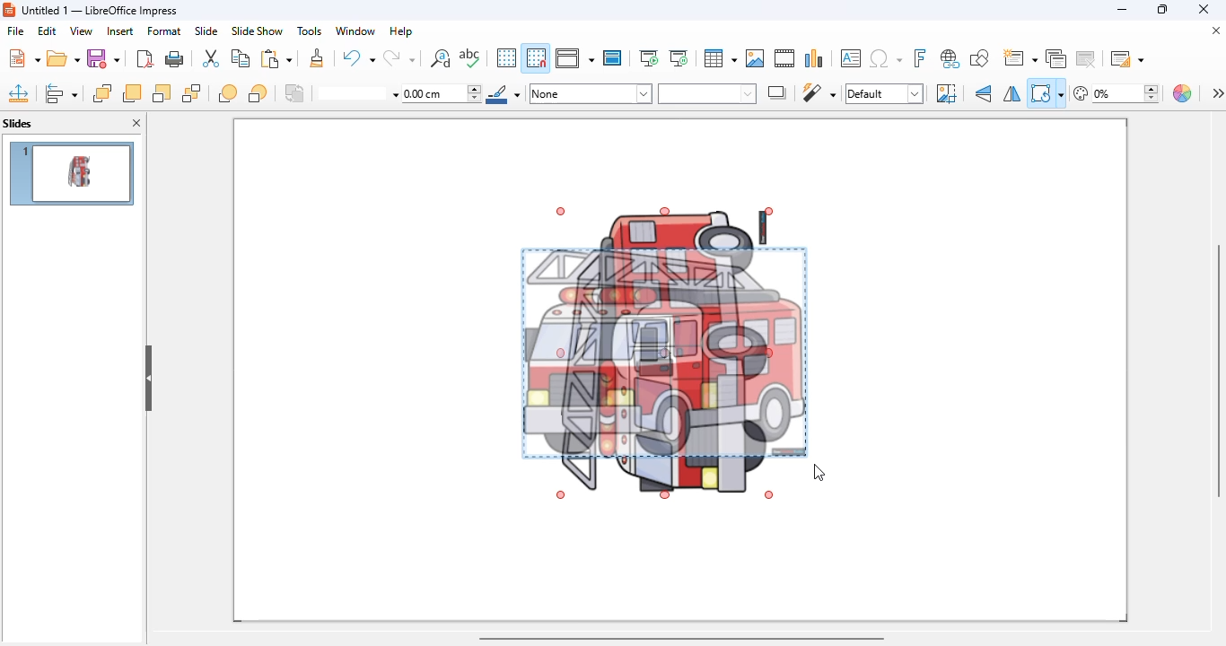 Image resolution: width=1226 pixels, height=646 pixels. I want to click on line style, so click(358, 94).